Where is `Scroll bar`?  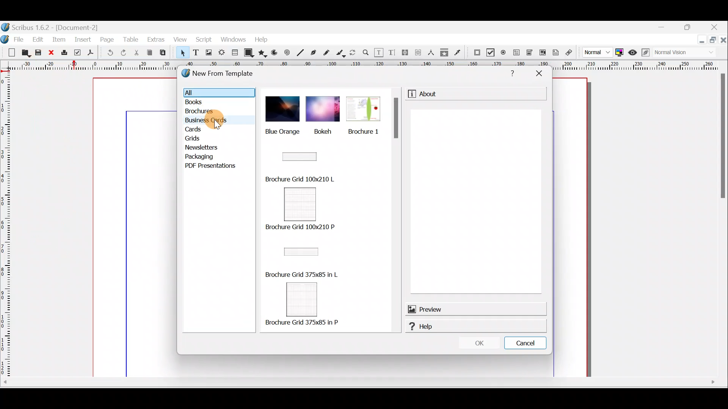
Scroll bar is located at coordinates (364, 383).